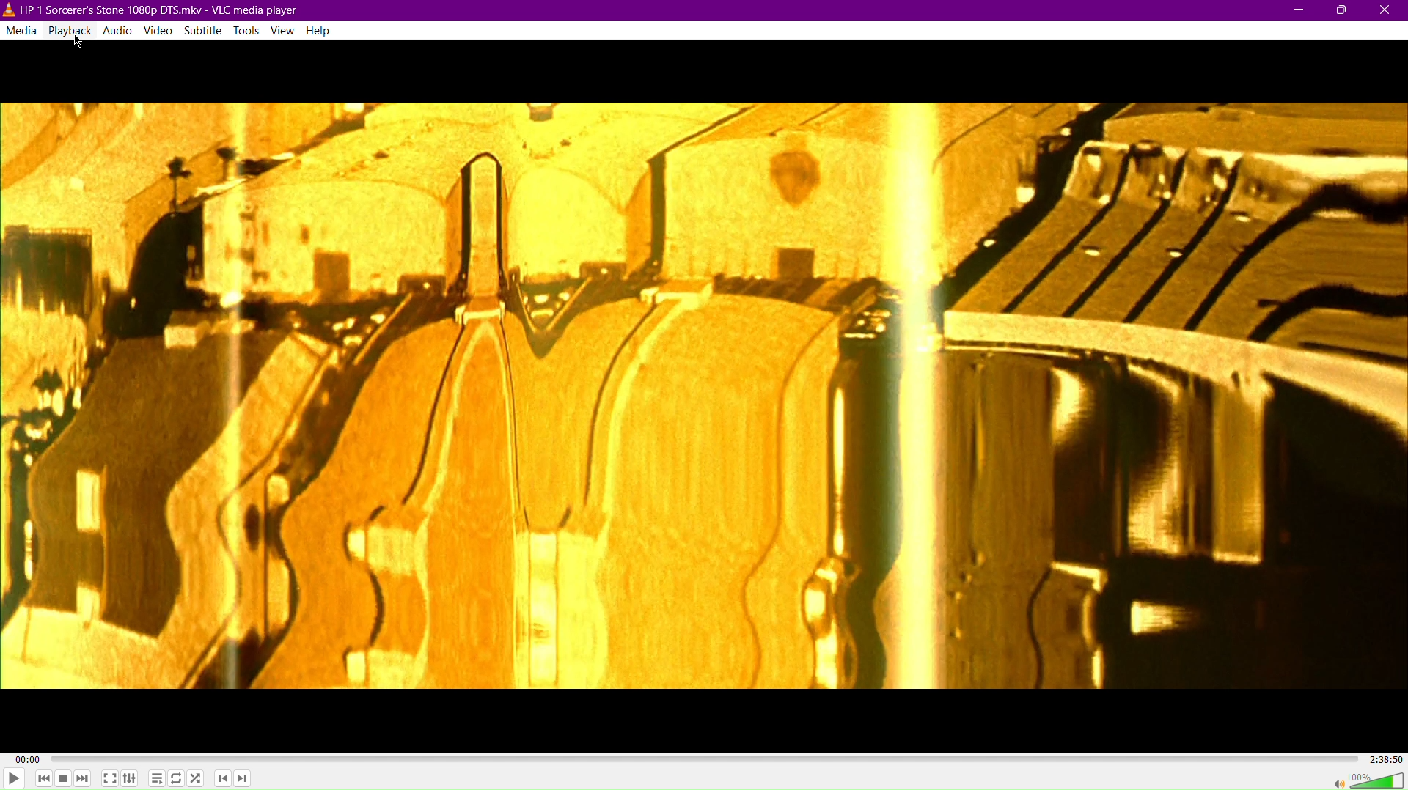 This screenshot has height=790, width=1408. Describe the element at coordinates (78, 39) in the screenshot. I see `Cursor Position` at that location.